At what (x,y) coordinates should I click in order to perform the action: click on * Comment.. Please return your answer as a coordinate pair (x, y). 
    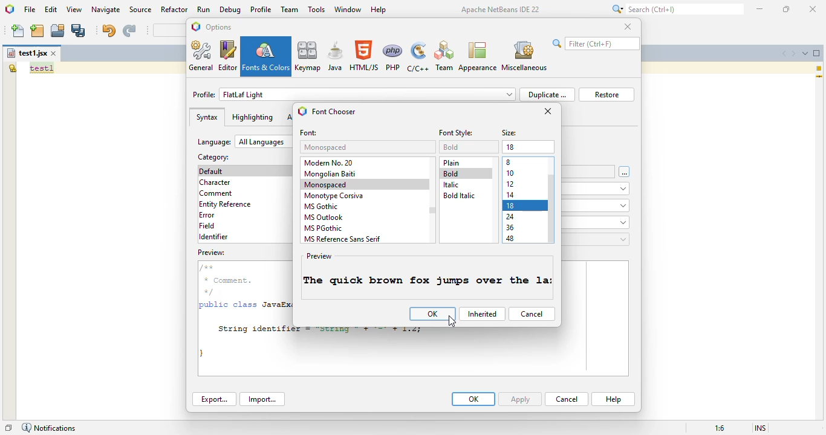
    Looking at the image, I should click on (227, 280).